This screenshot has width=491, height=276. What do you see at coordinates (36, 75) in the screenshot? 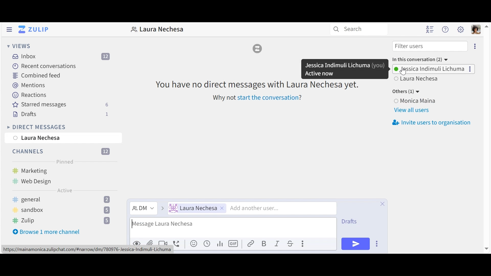
I see `Combined feed` at bounding box center [36, 75].